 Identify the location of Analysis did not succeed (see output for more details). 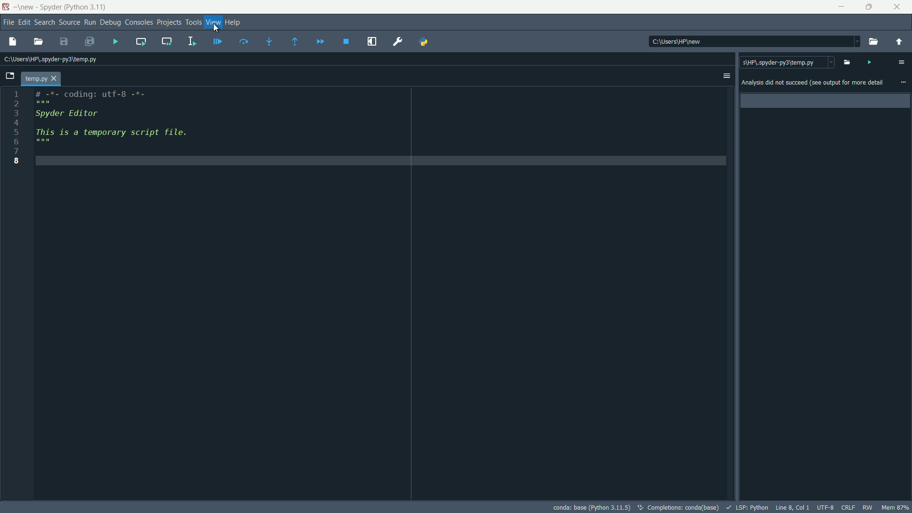
(812, 83).